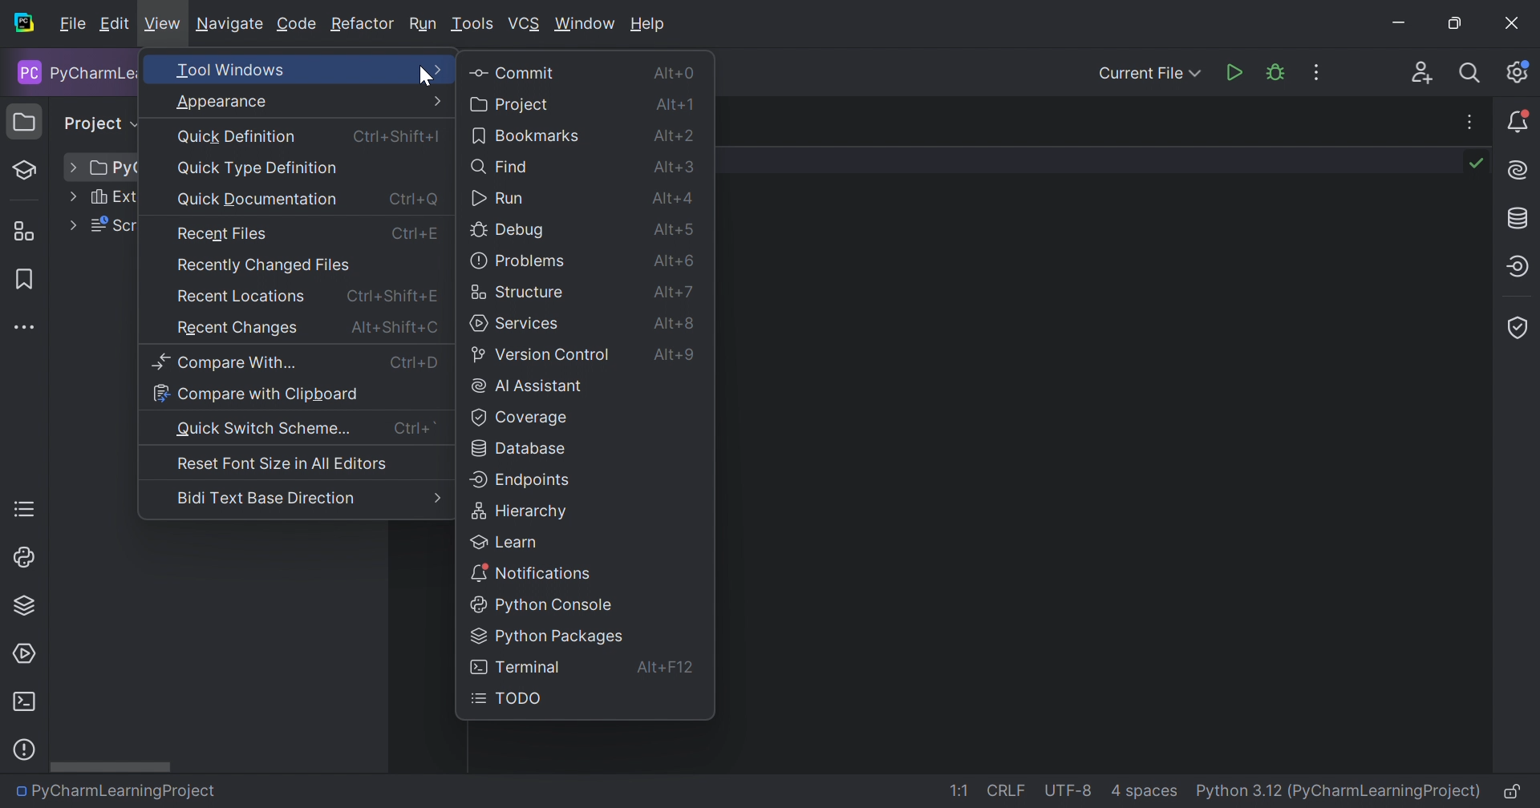 The image size is (1540, 808). Describe the element at coordinates (114, 767) in the screenshot. I see `Scroll bar` at that location.